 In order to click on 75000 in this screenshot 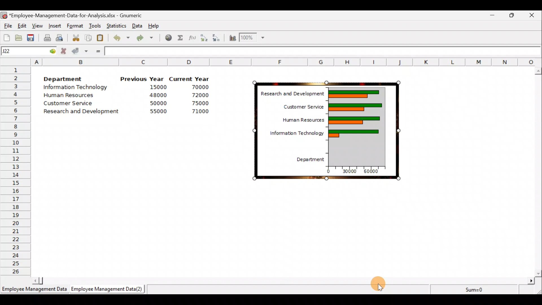, I will do `click(195, 104)`.